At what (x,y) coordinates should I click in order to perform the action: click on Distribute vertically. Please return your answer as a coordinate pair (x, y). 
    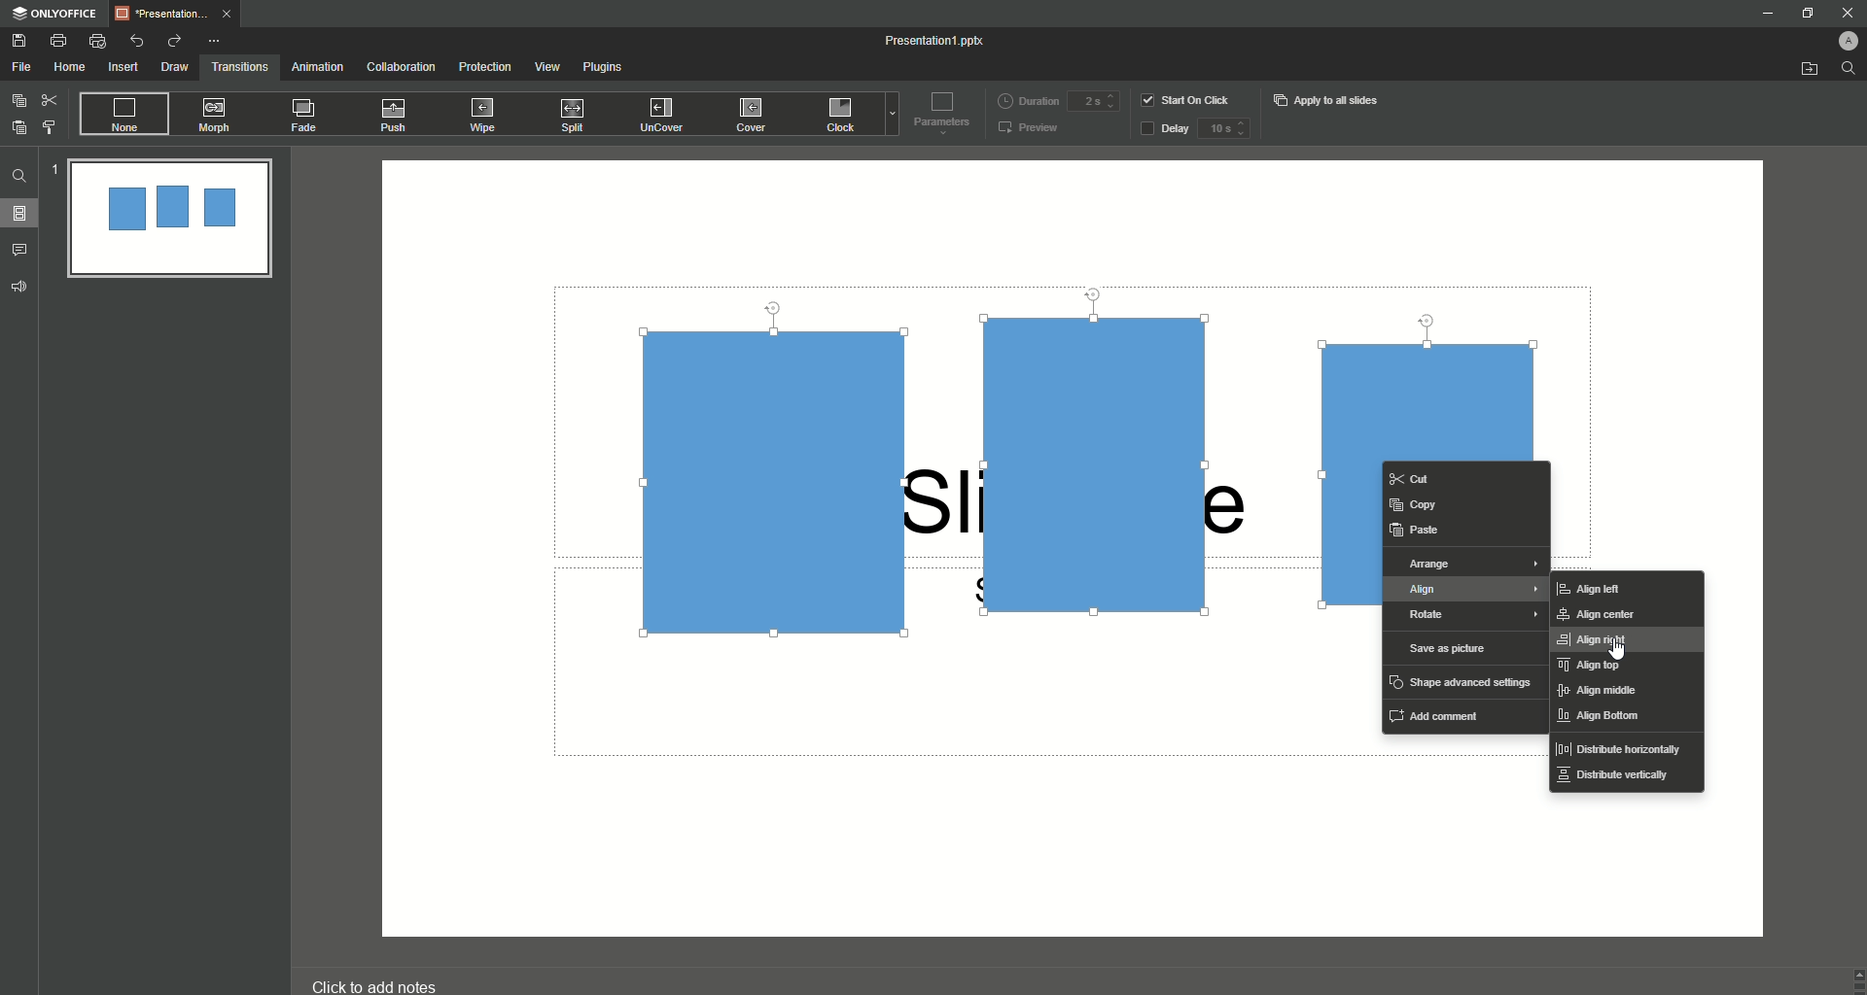
    Looking at the image, I should click on (1612, 781).